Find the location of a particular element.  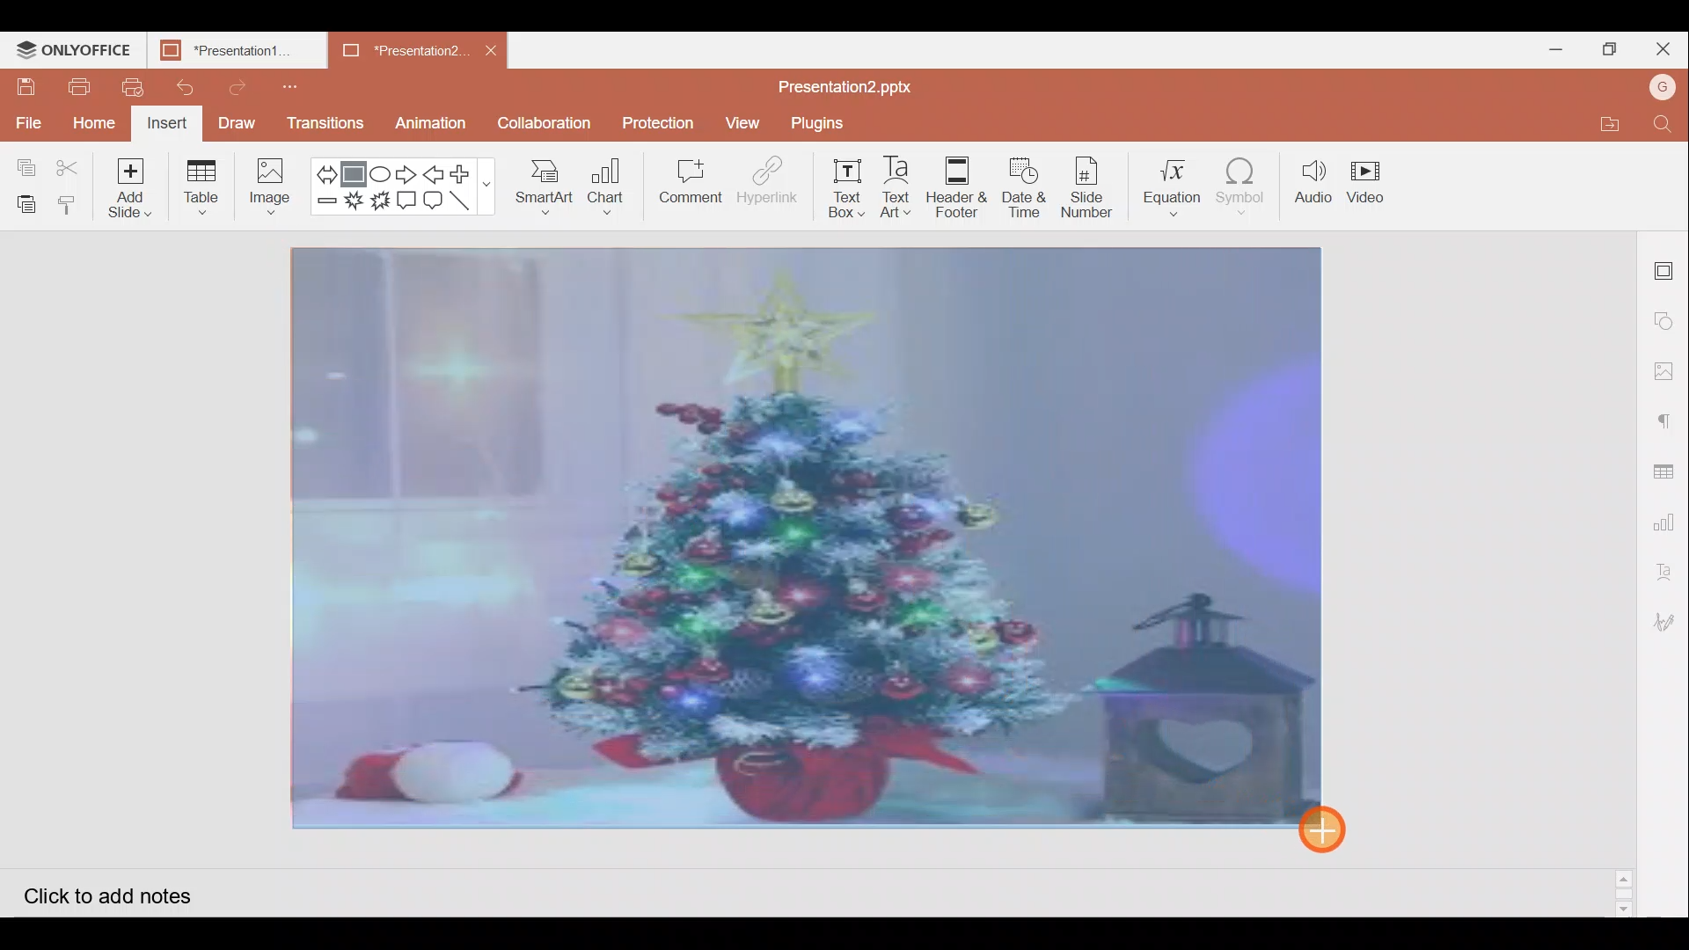

Find is located at coordinates (1668, 125).